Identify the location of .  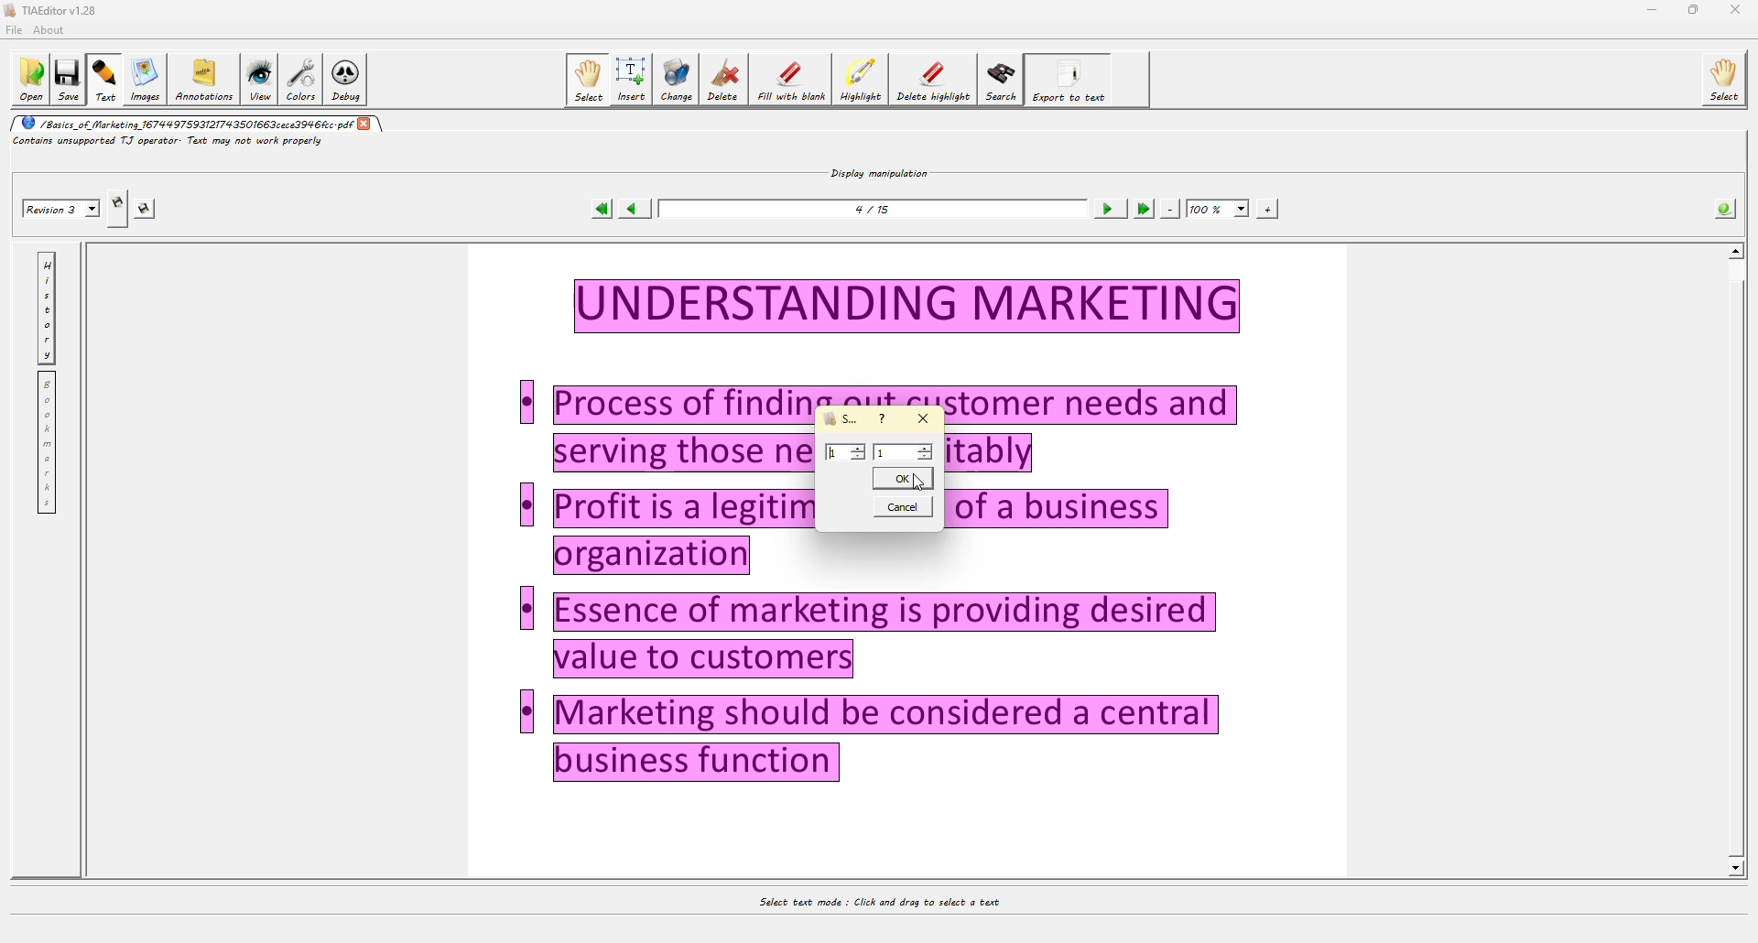
(529, 505).